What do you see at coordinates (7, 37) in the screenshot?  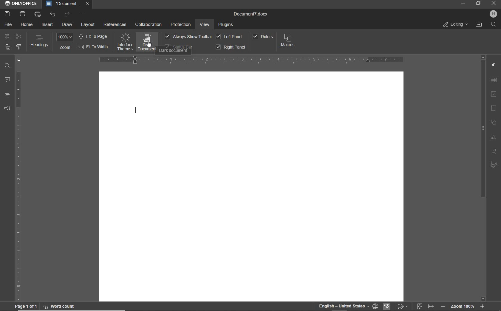 I see `COPY` at bounding box center [7, 37].